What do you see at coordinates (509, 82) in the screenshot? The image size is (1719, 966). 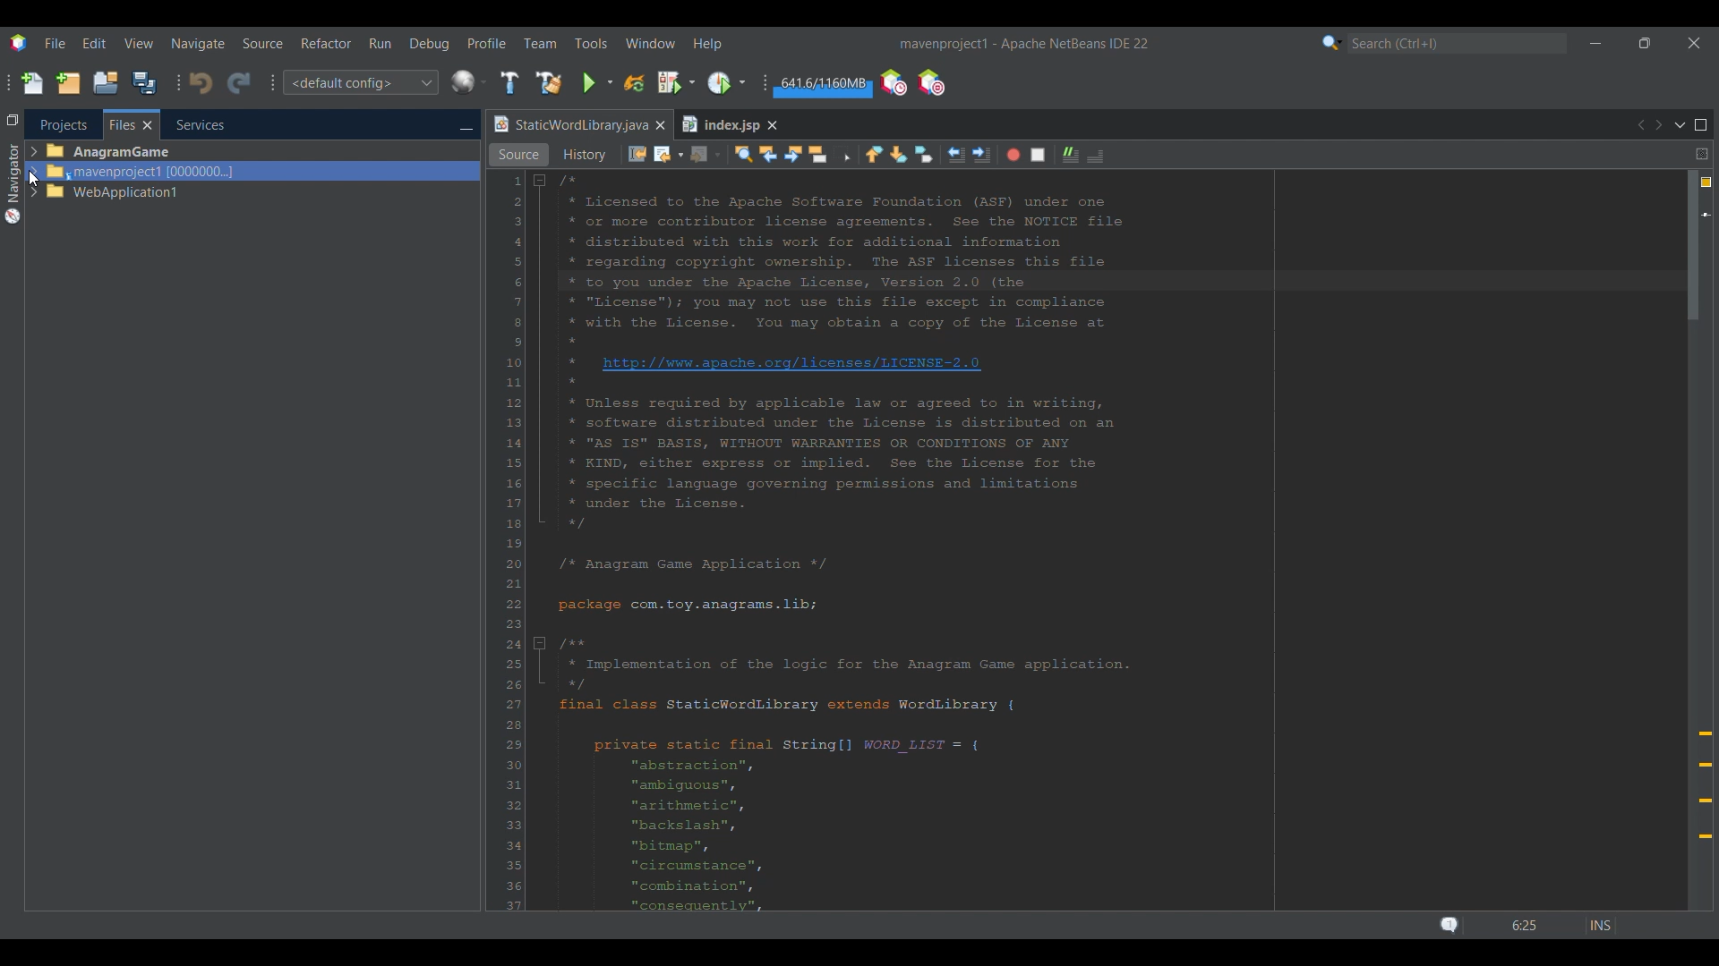 I see `Build main project` at bounding box center [509, 82].